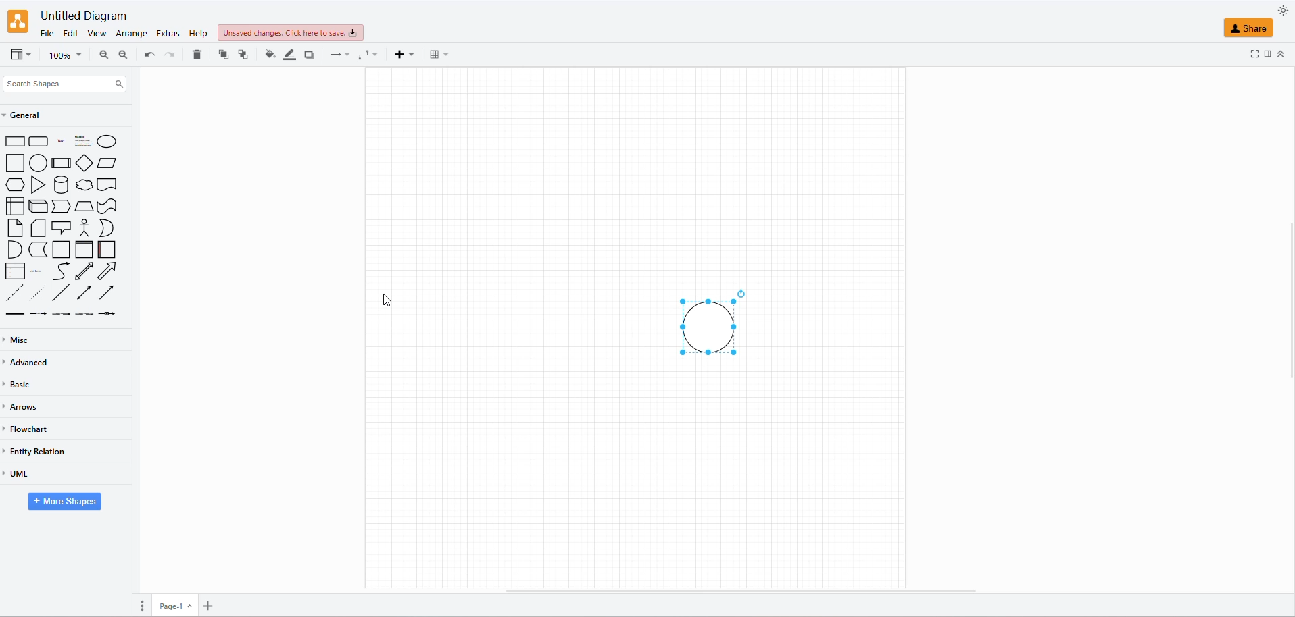 This screenshot has width=1295, height=617. What do you see at coordinates (83, 292) in the screenshot?
I see `BIDIRECTIONAL CONNECTOR` at bounding box center [83, 292].